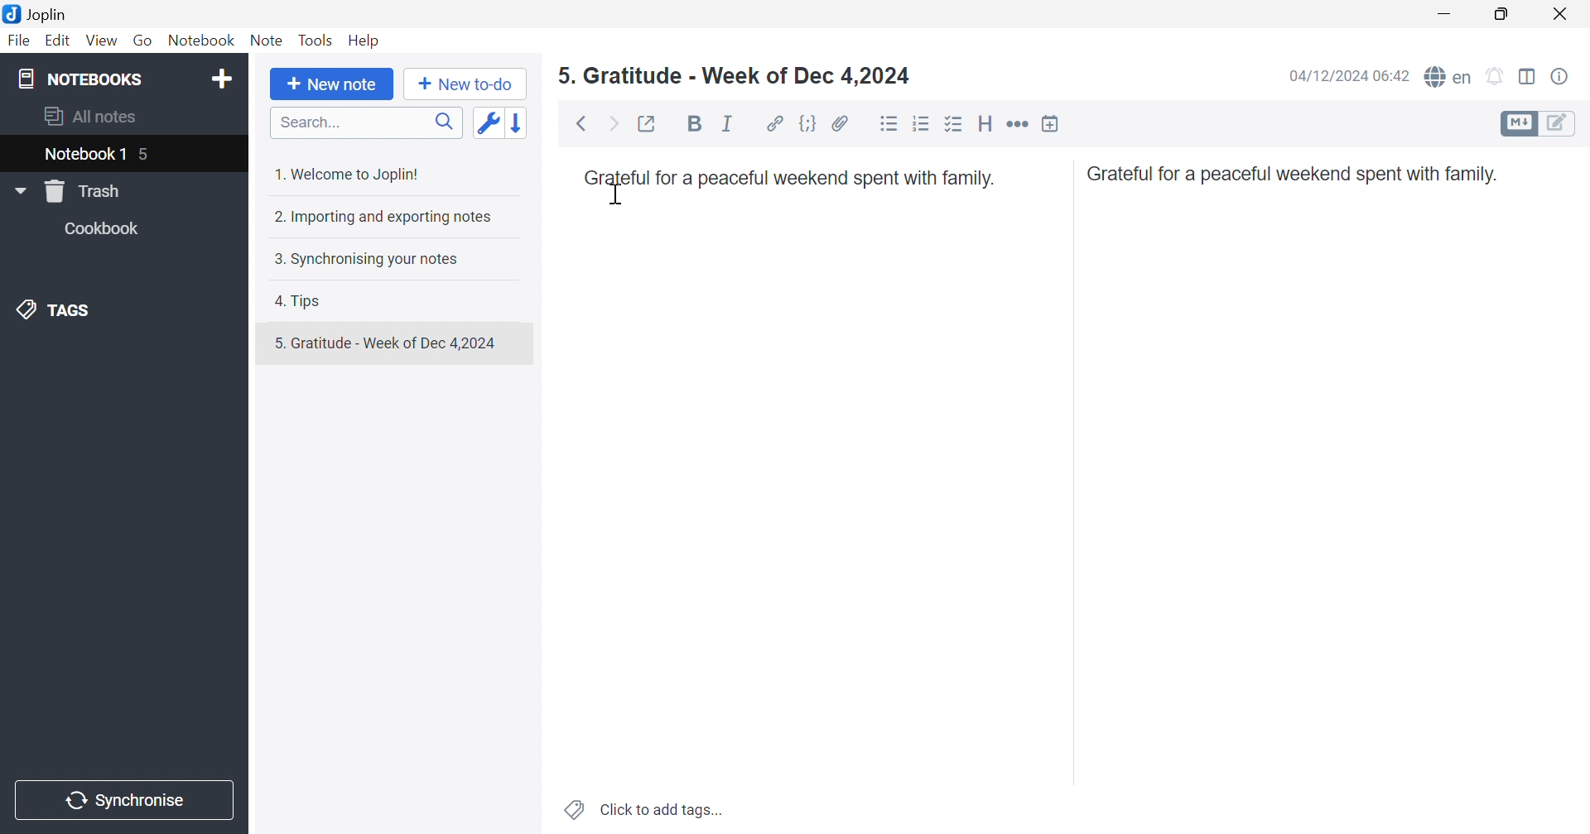 Image resolution: width=1590 pixels, height=834 pixels. Describe the element at coordinates (223, 78) in the screenshot. I see `Add notebook` at that location.